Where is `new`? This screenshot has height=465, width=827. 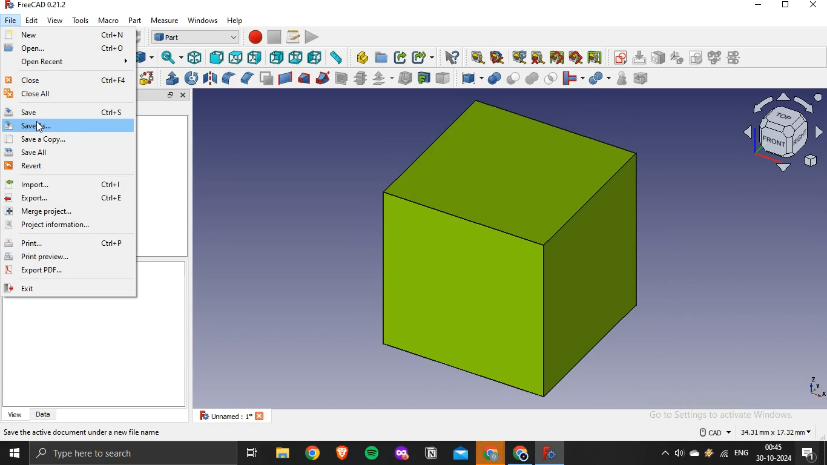
new is located at coordinates (68, 35).